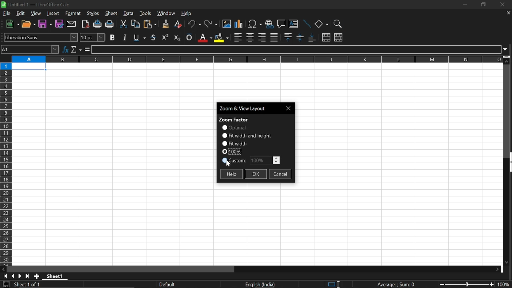 The height and width of the screenshot is (288, 512). I want to click on help, so click(187, 14).